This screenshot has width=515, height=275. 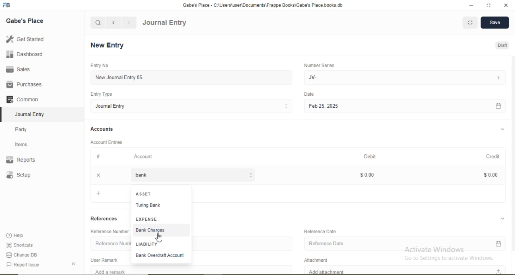 I want to click on Account Entries, so click(x=106, y=142).